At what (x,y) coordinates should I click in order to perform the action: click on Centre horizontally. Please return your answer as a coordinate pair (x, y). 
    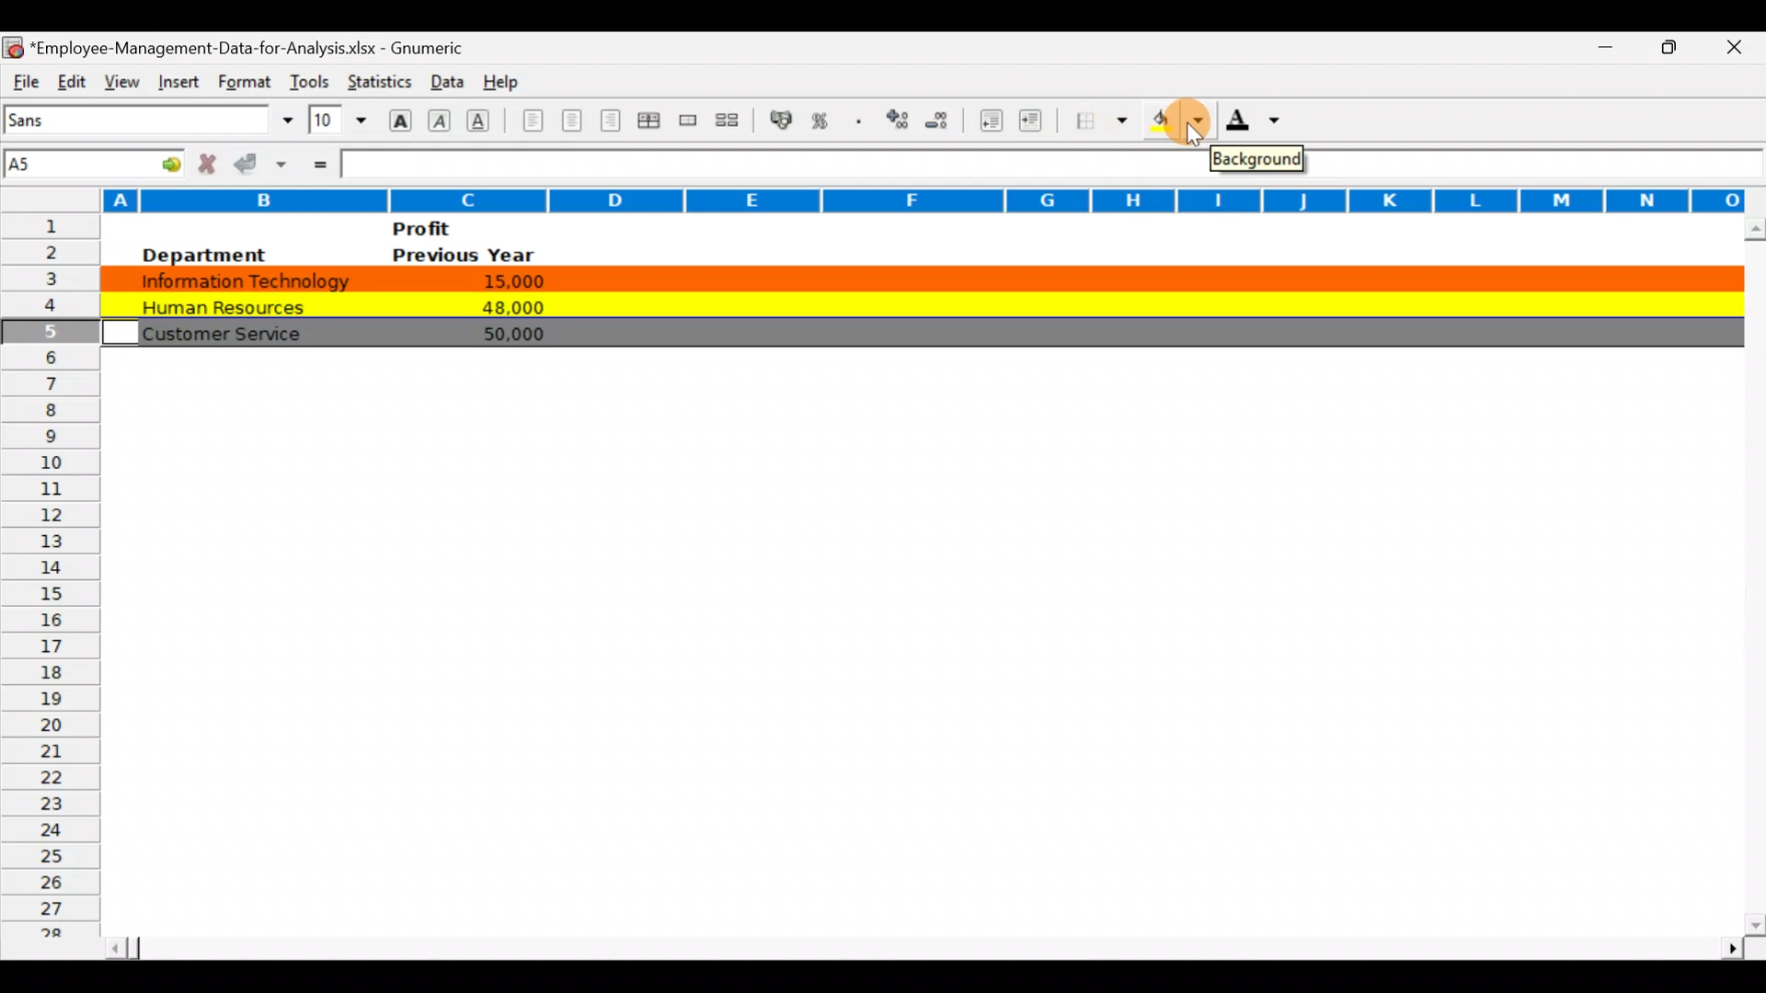
    Looking at the image, I should click on (573, 124).